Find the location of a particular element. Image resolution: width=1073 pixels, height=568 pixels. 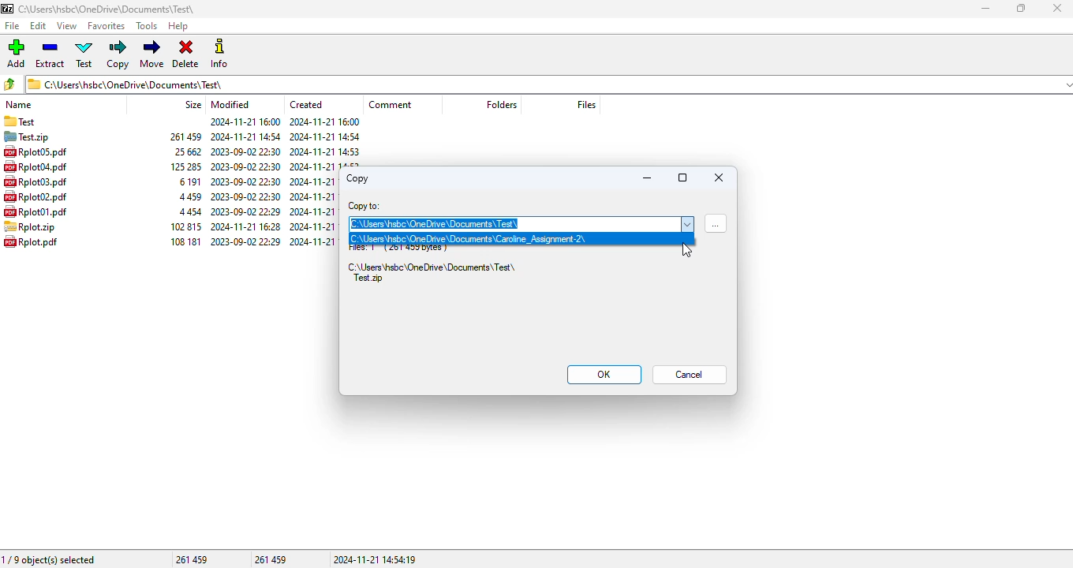

view is located at coordinates (68, 25).